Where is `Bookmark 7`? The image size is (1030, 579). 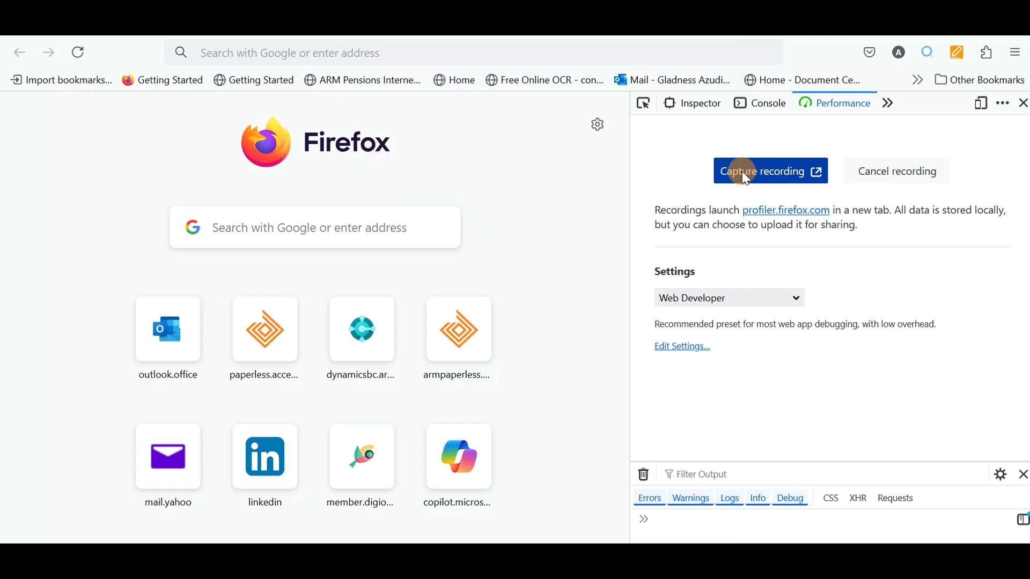
Bookmark 7 is located at coordinates (671, 80).